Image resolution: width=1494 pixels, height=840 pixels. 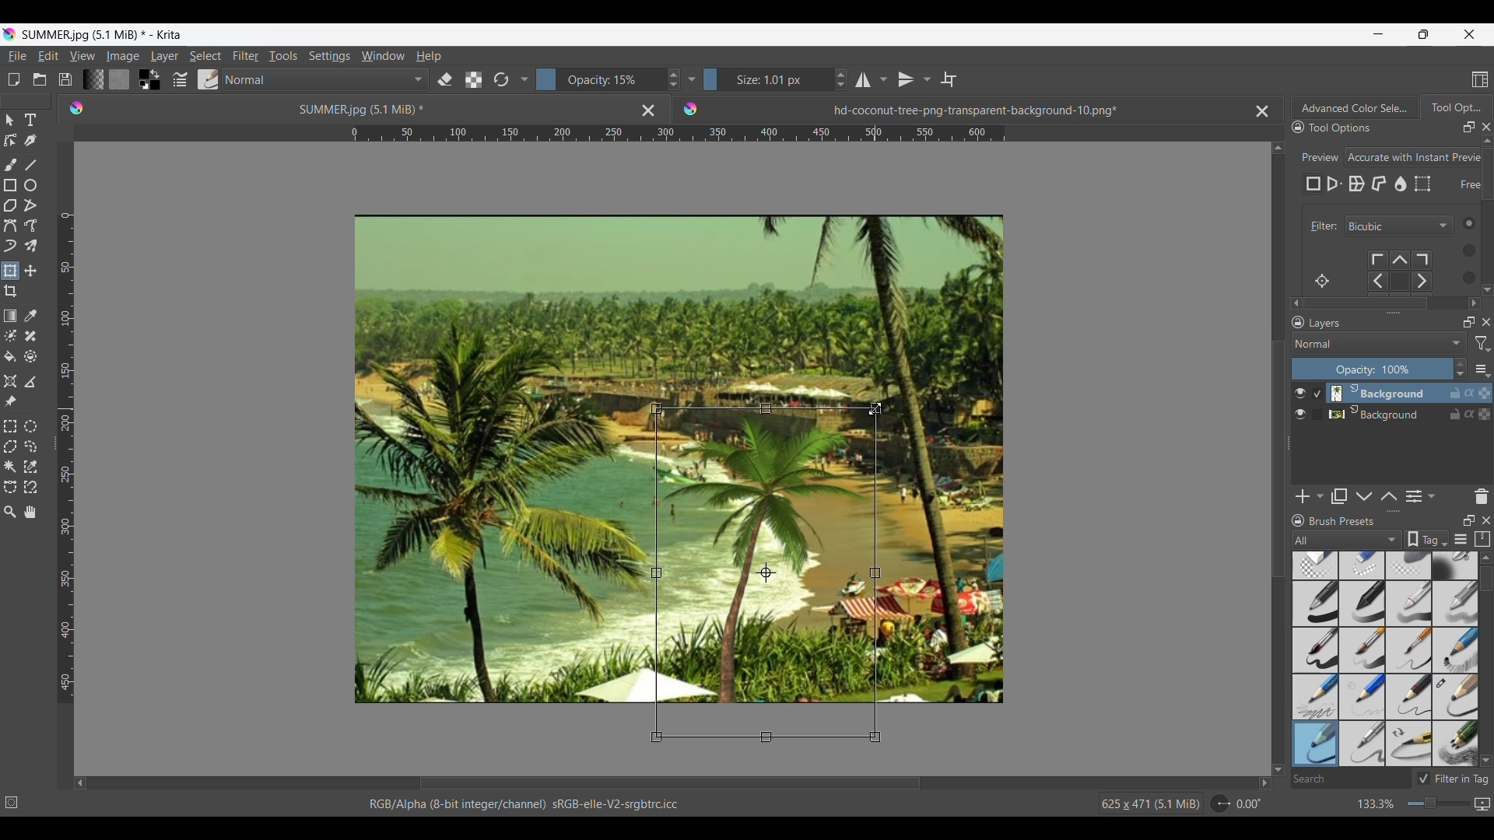 I want to click on Right, so click(x=1260, y=782).